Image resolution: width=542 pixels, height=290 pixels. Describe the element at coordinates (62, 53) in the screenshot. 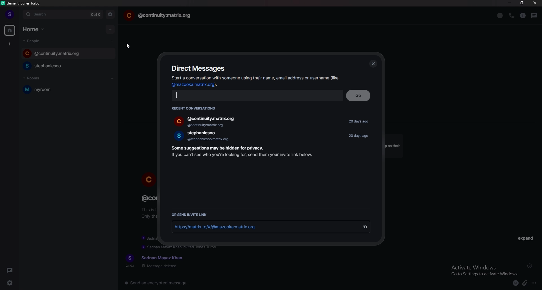

I see `chat` at that location.